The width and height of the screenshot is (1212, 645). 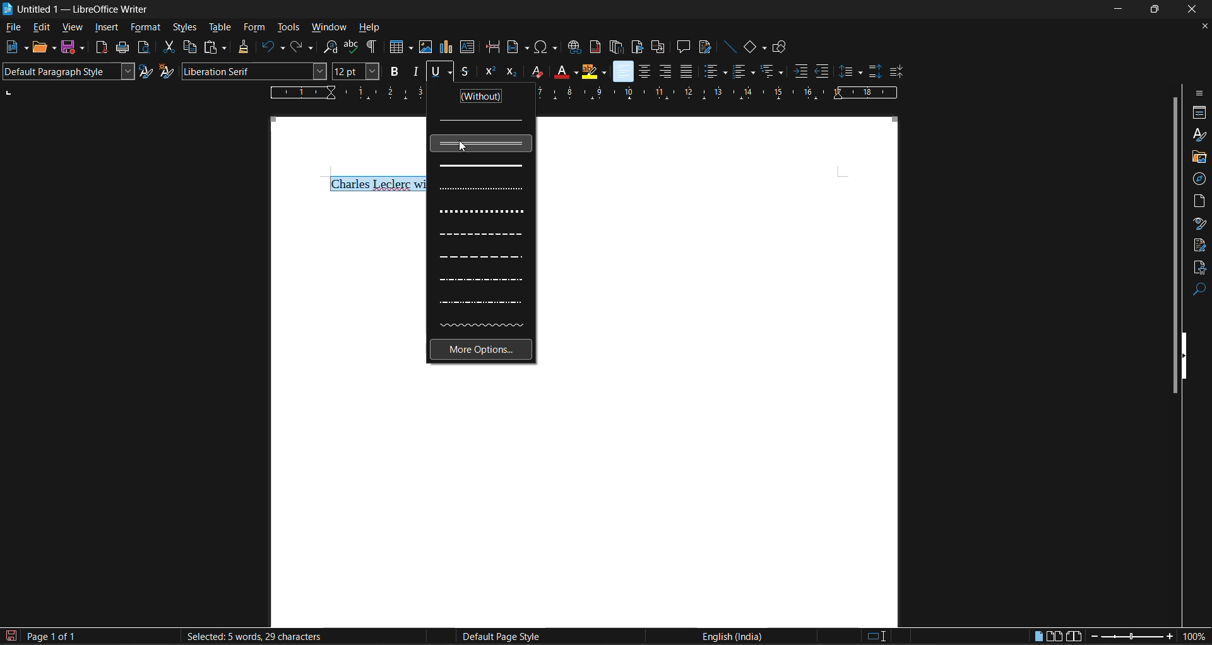 I want to click on save, so click(x=72, y=48).